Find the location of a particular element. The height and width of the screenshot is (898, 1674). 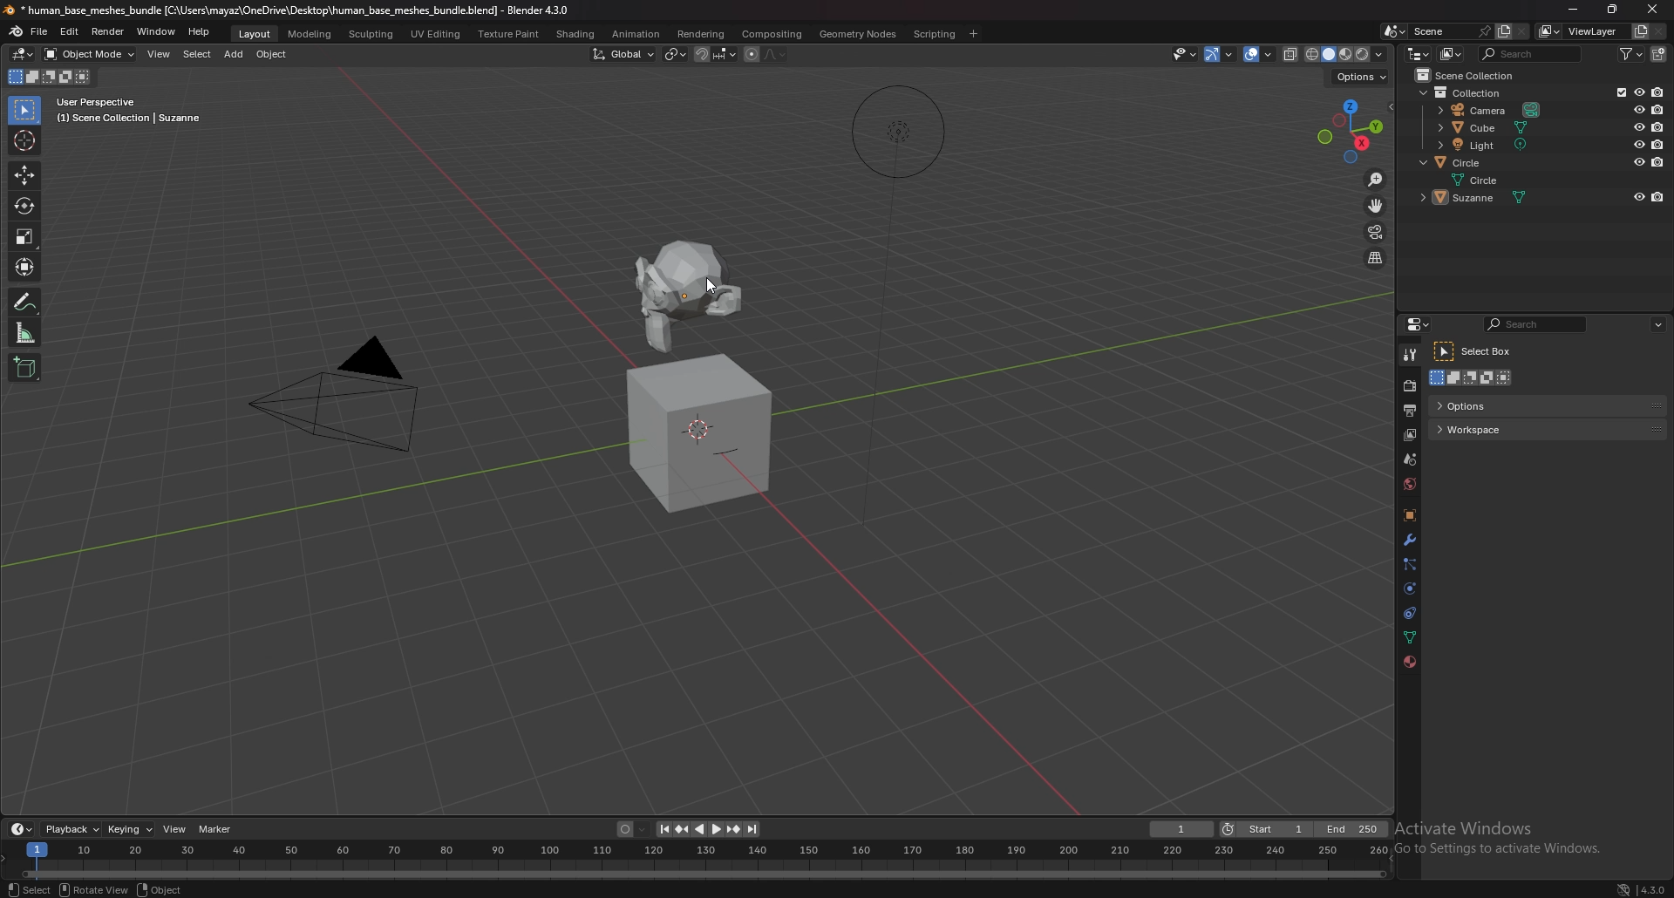

rendering is located at coordinates (702, 34).